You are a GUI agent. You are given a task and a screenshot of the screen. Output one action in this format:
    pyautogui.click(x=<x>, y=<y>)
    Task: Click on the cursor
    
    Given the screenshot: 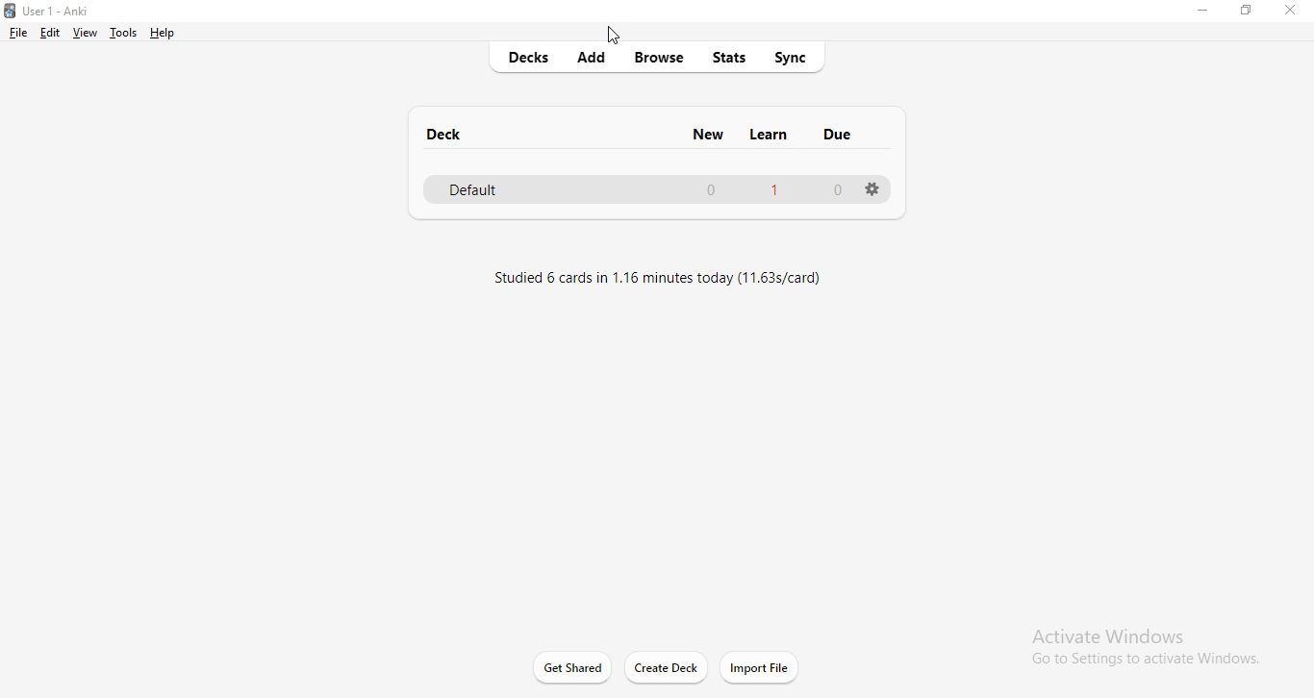 What is the action you would take?
    pyautogui.click(x=621, y=36)
    